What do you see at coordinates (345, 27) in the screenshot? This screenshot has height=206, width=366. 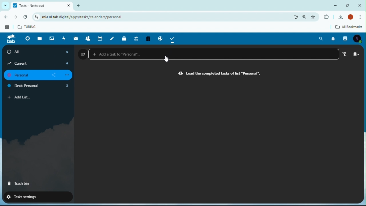 I see `all bookmarks` at bounding box center [345, 27].